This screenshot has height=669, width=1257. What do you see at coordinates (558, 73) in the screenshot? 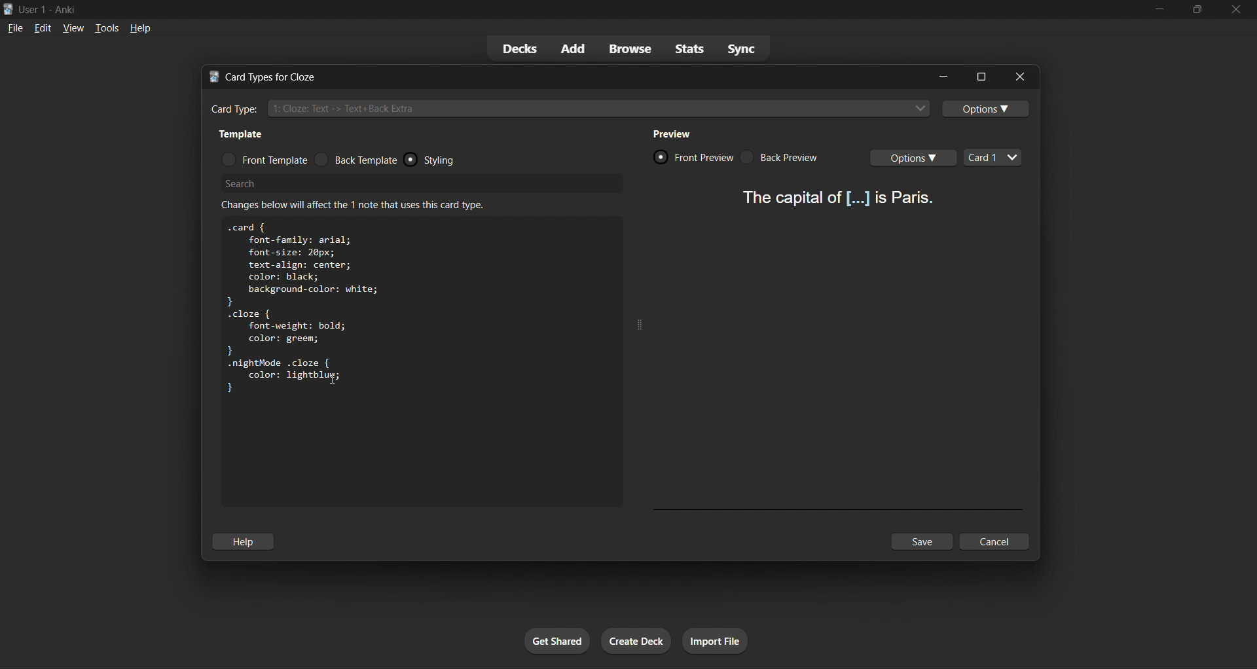
I see `title bar` at bounding box center [558, 73].